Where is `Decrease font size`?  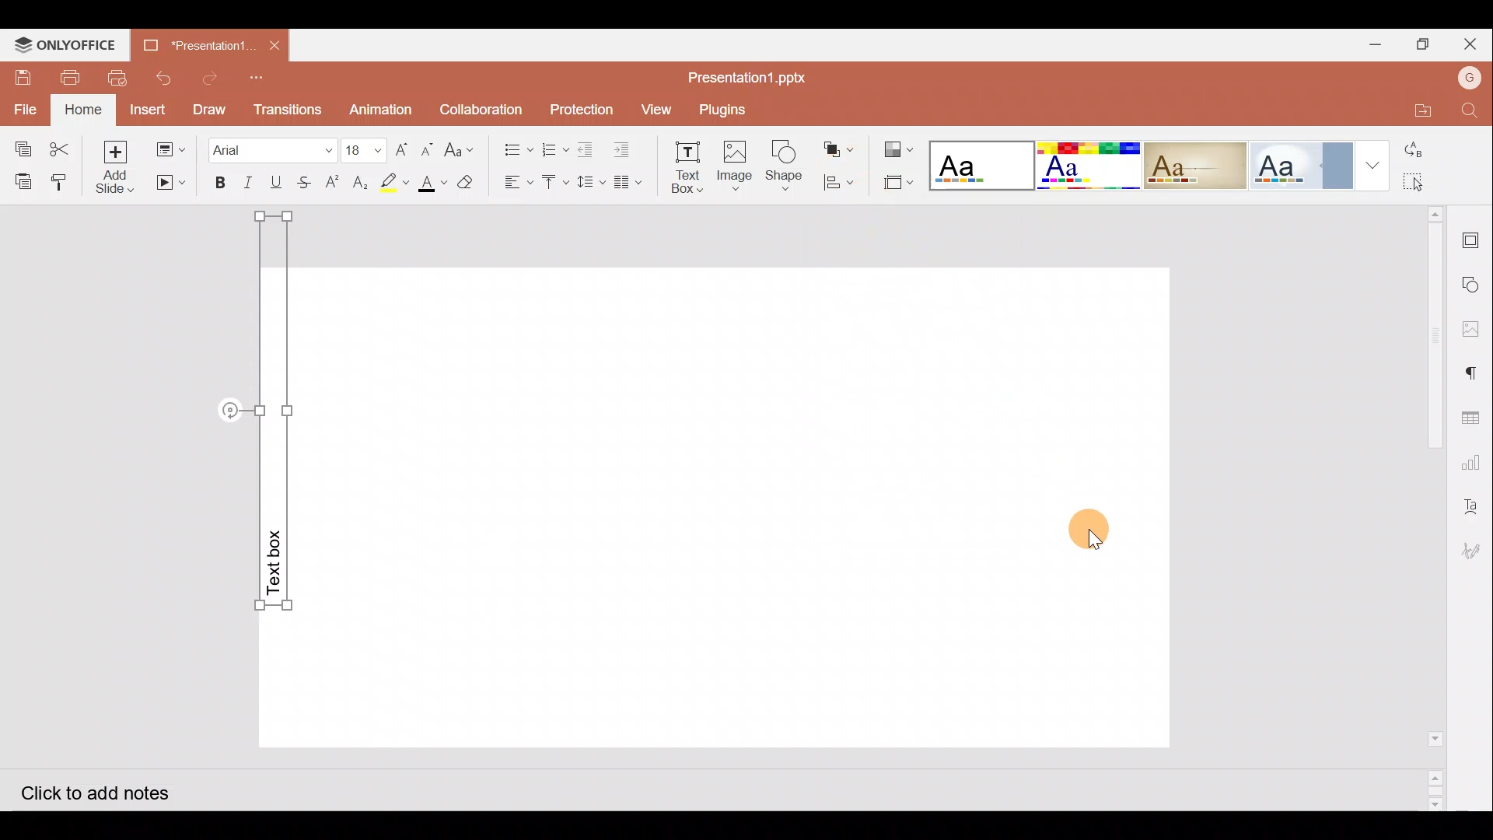 Decrease font size is located at coordinates (426, 148).